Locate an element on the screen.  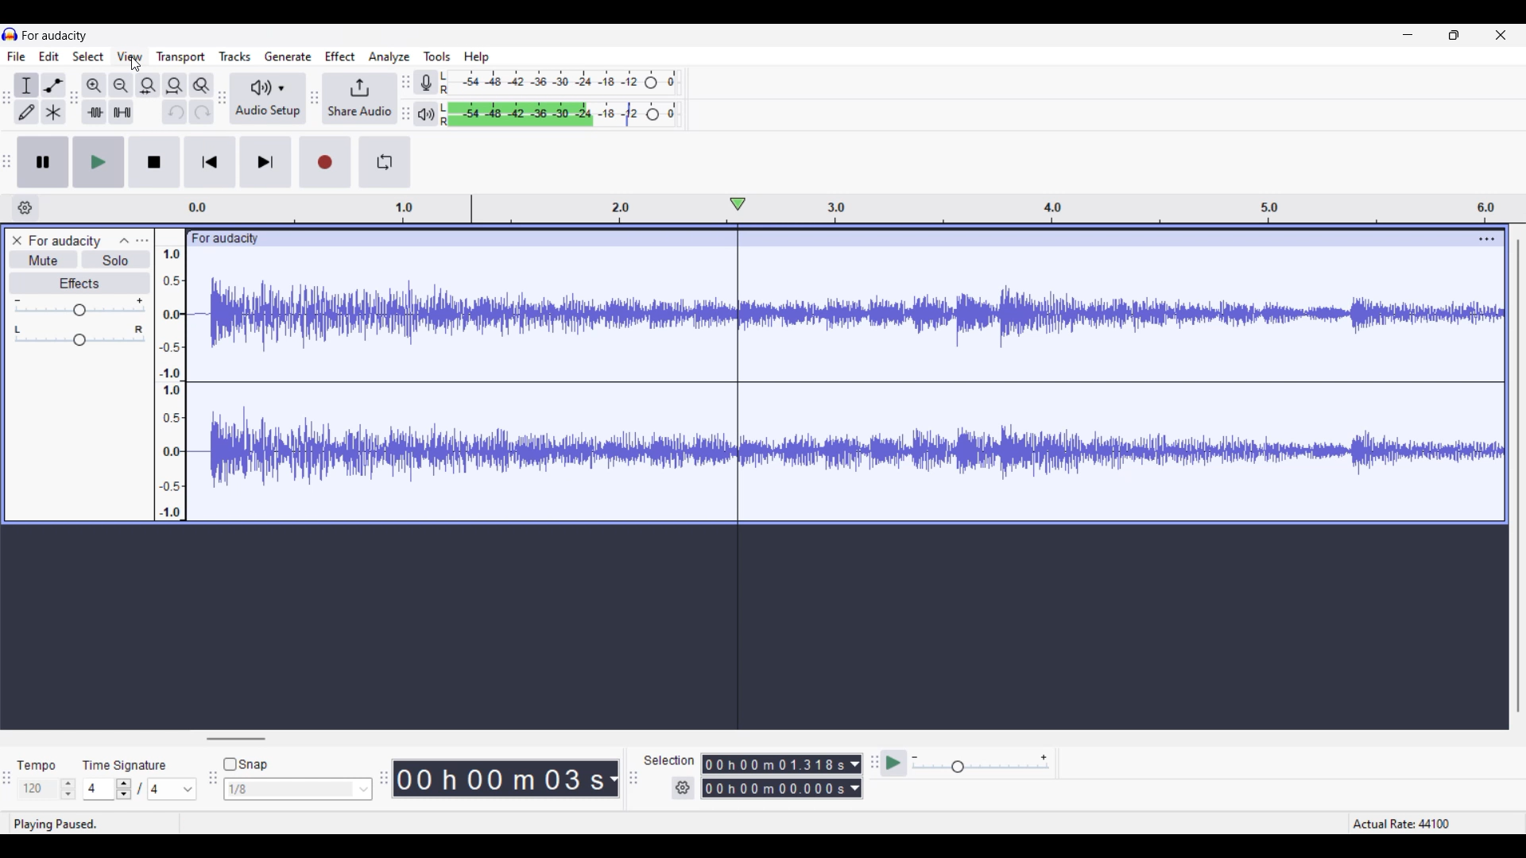
Snap toggle is located at coordinates (246, 763).